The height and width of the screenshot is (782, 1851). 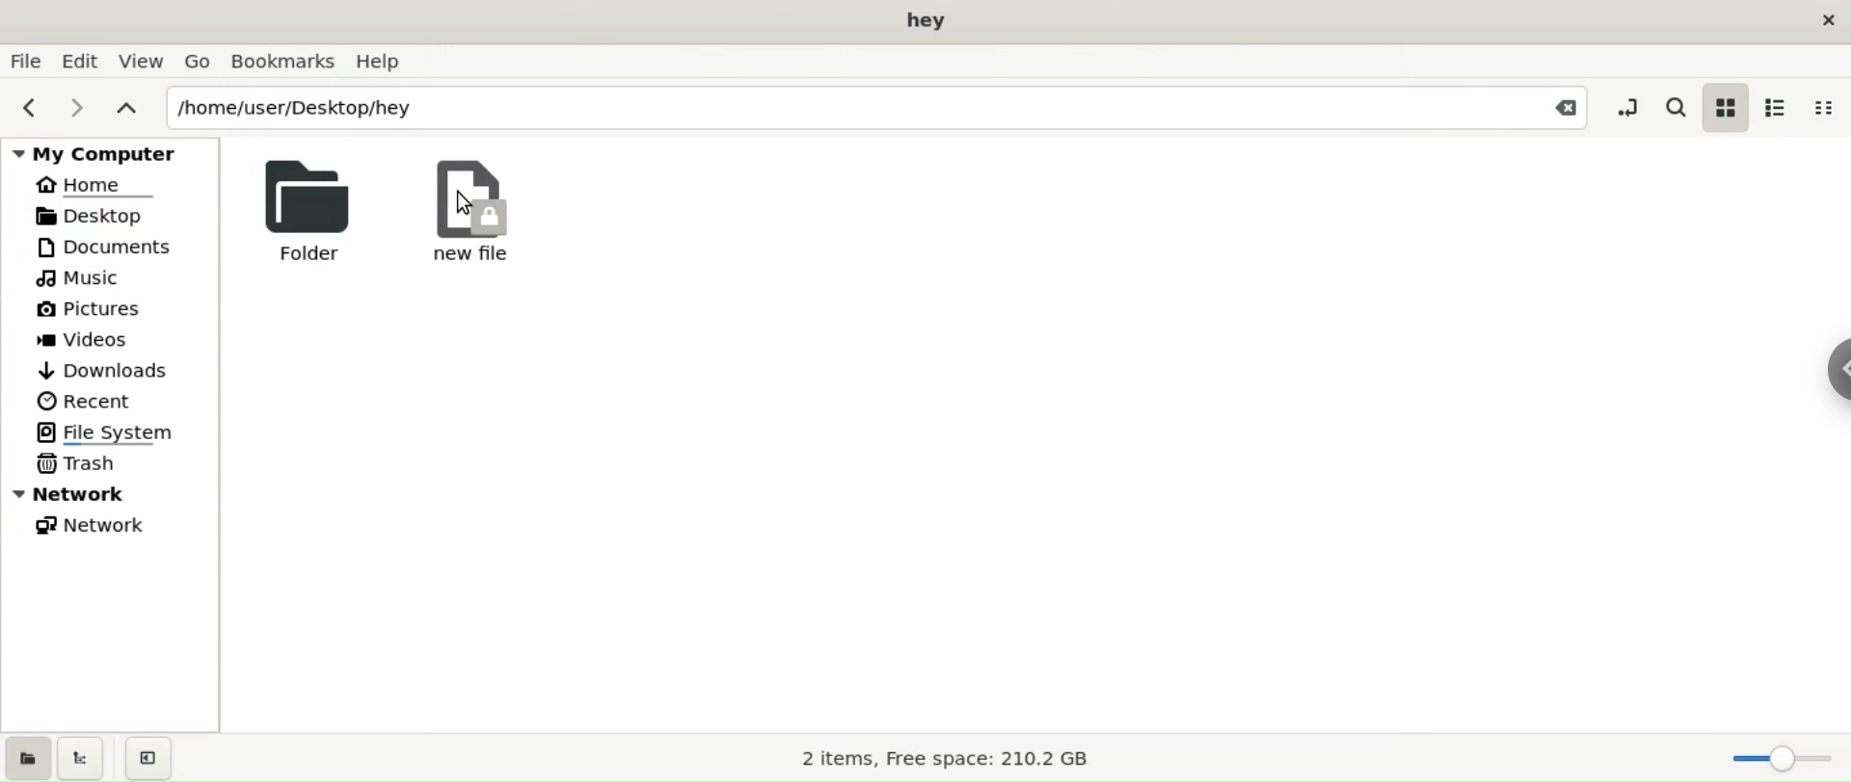 What do you see at coordinates (102, 215) in the screenshot?
I see `Desktop` at bounding box center [102, 215].